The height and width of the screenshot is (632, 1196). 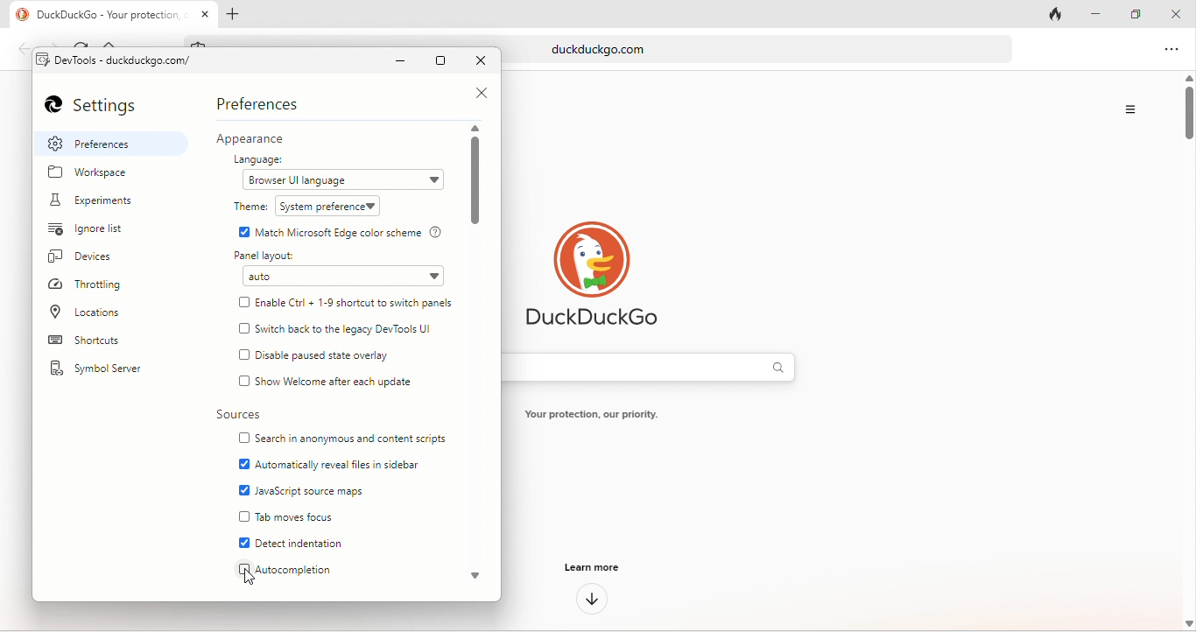 I want to click on checkbox, so click(x=242, y=569).